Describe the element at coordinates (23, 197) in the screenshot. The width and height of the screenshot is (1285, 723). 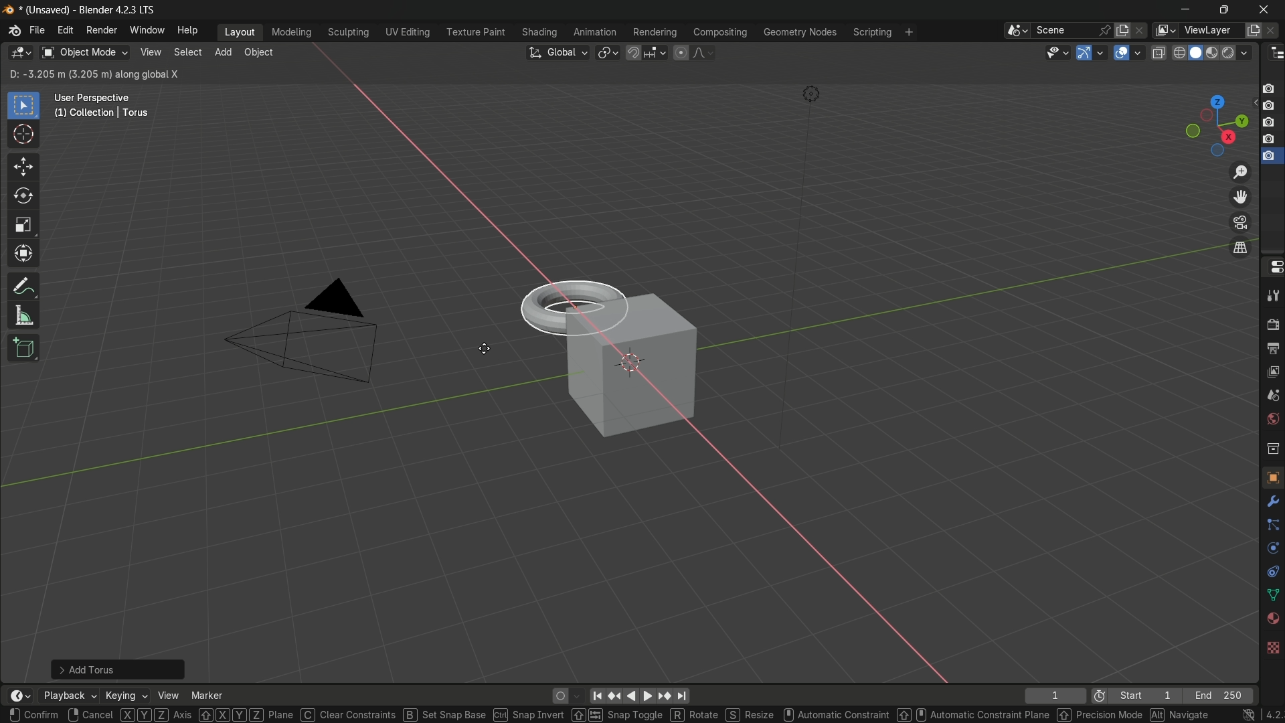
I see `rotate` at that location.